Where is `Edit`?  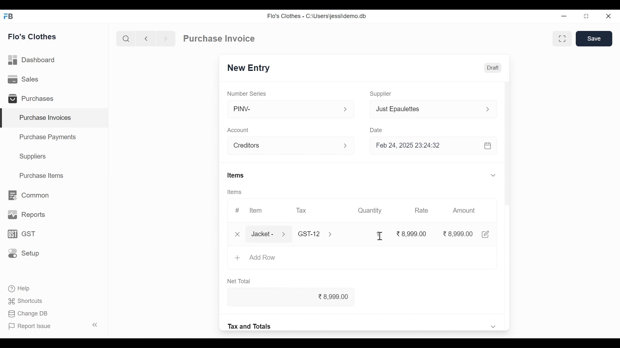 Edit is located at coordinates (486, 234).